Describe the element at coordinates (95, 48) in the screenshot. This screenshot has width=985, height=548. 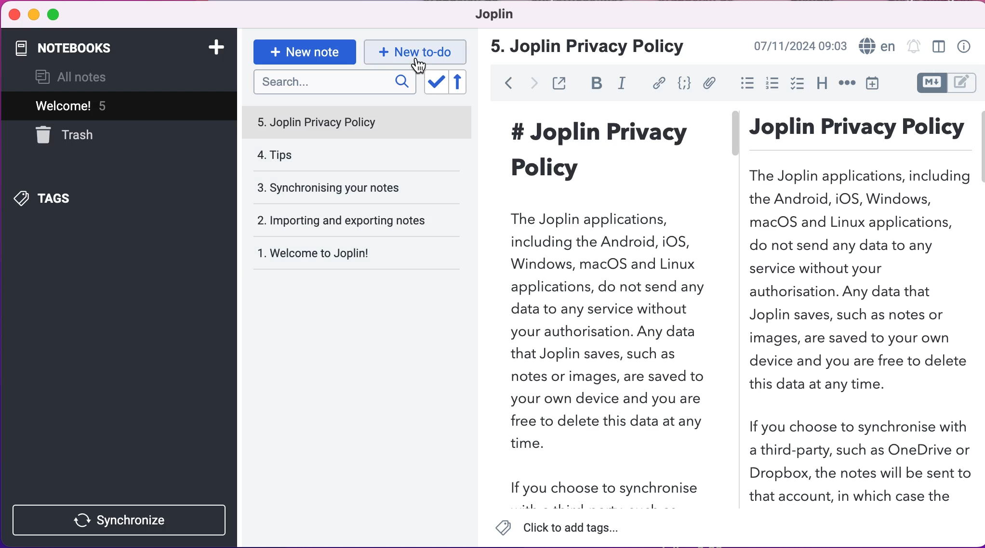
I see `notebooks` at that location.